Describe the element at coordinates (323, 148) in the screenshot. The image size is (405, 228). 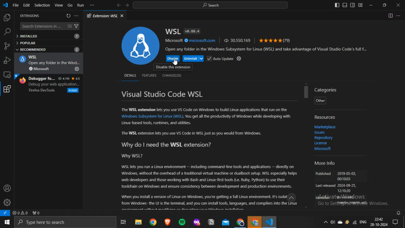
I see `Microsoft` at that location.